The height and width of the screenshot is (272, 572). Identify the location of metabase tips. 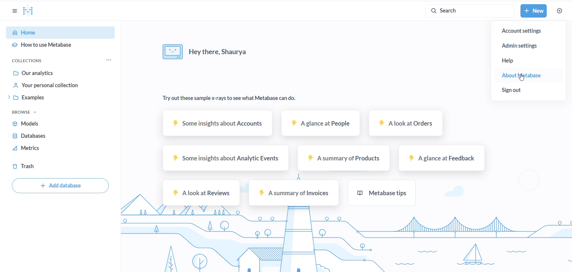
(382, 193).